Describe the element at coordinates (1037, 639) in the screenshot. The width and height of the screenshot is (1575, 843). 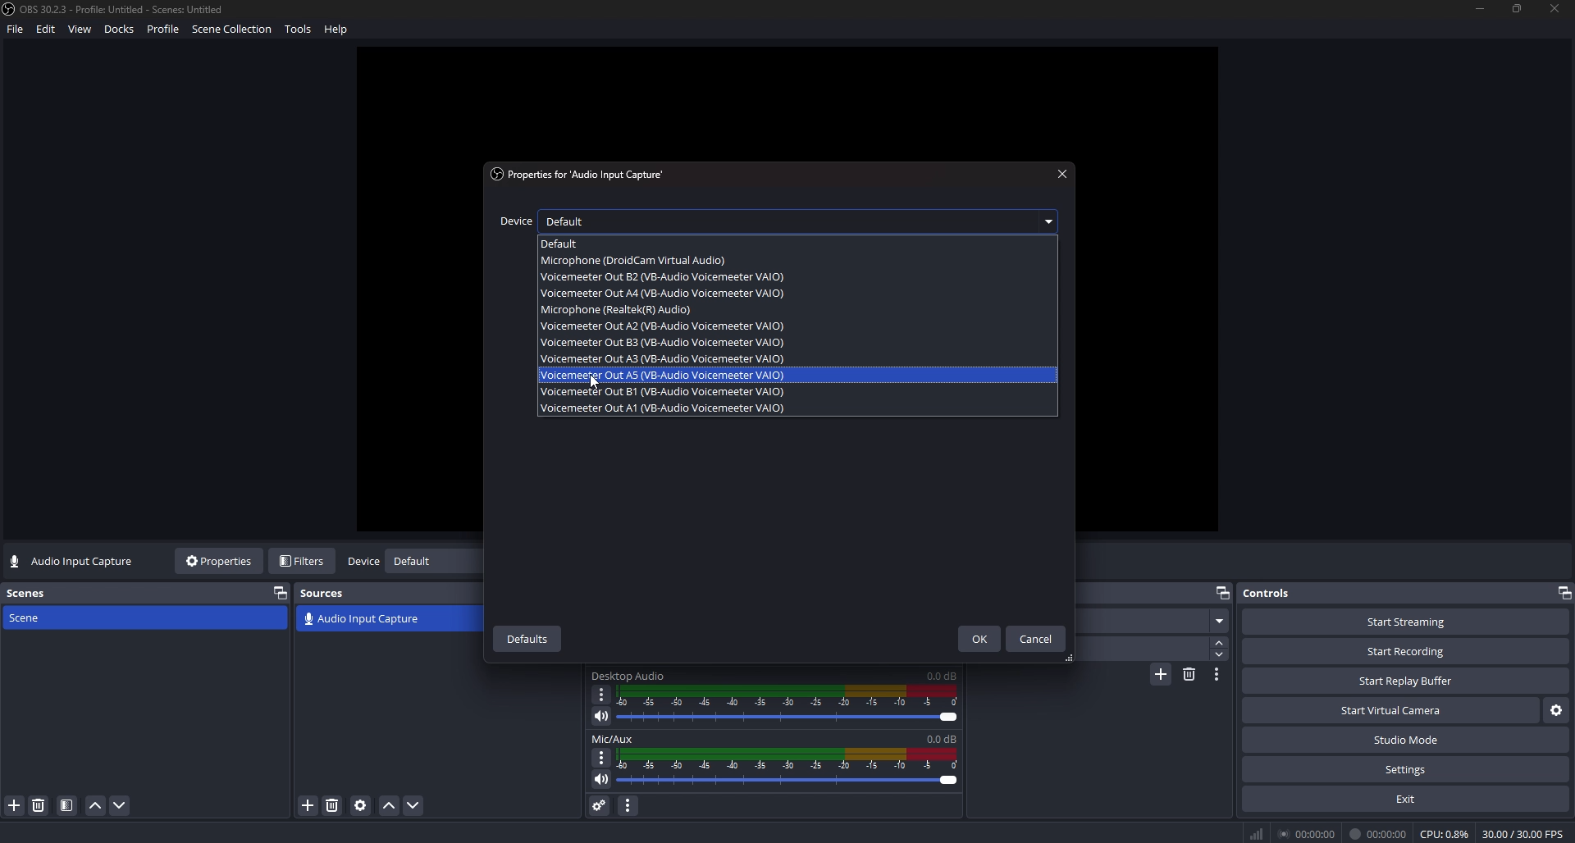
I see `cancel` at that location.